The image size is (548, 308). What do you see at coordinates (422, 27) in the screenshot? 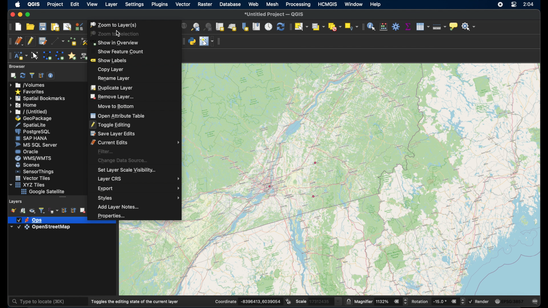
I see `open attributes` at bounding box center [422, 27].